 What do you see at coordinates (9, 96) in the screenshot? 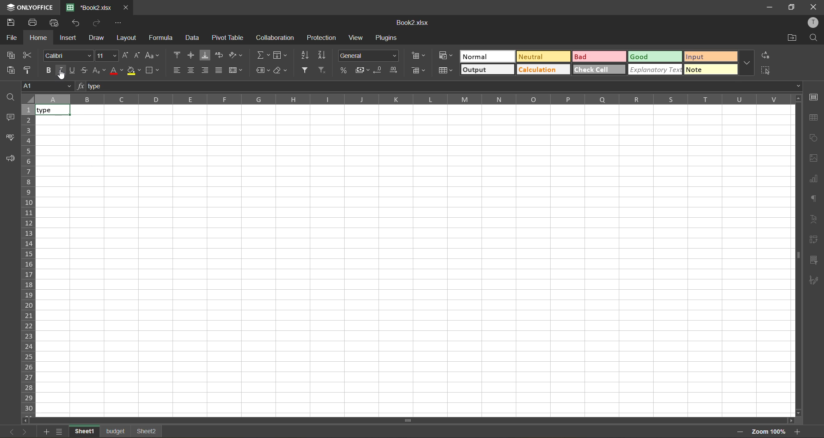
I see `find` at bounding box center [9, 96].